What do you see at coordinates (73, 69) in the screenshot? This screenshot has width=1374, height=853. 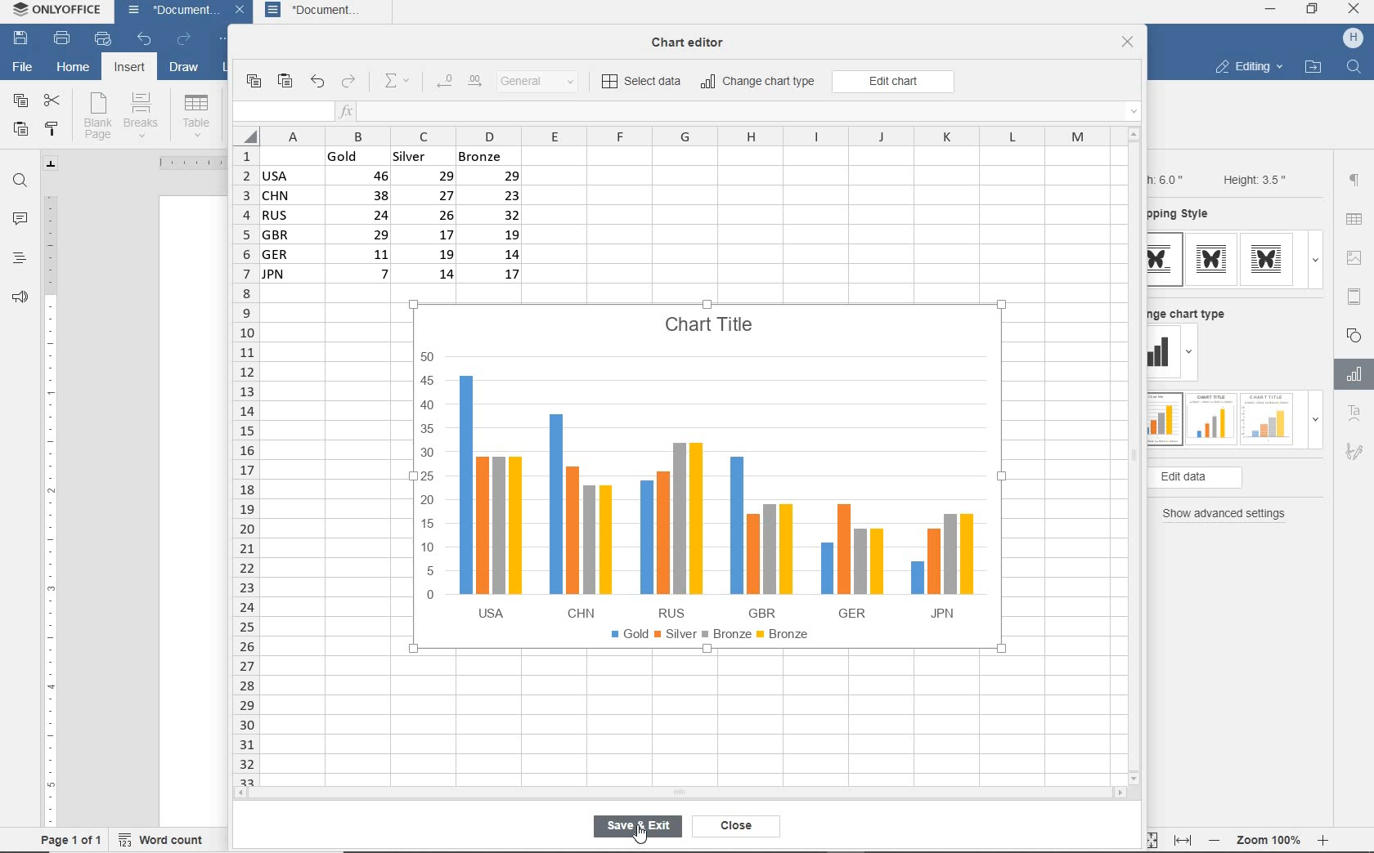 I see `home` at bounding box center [73, 69].